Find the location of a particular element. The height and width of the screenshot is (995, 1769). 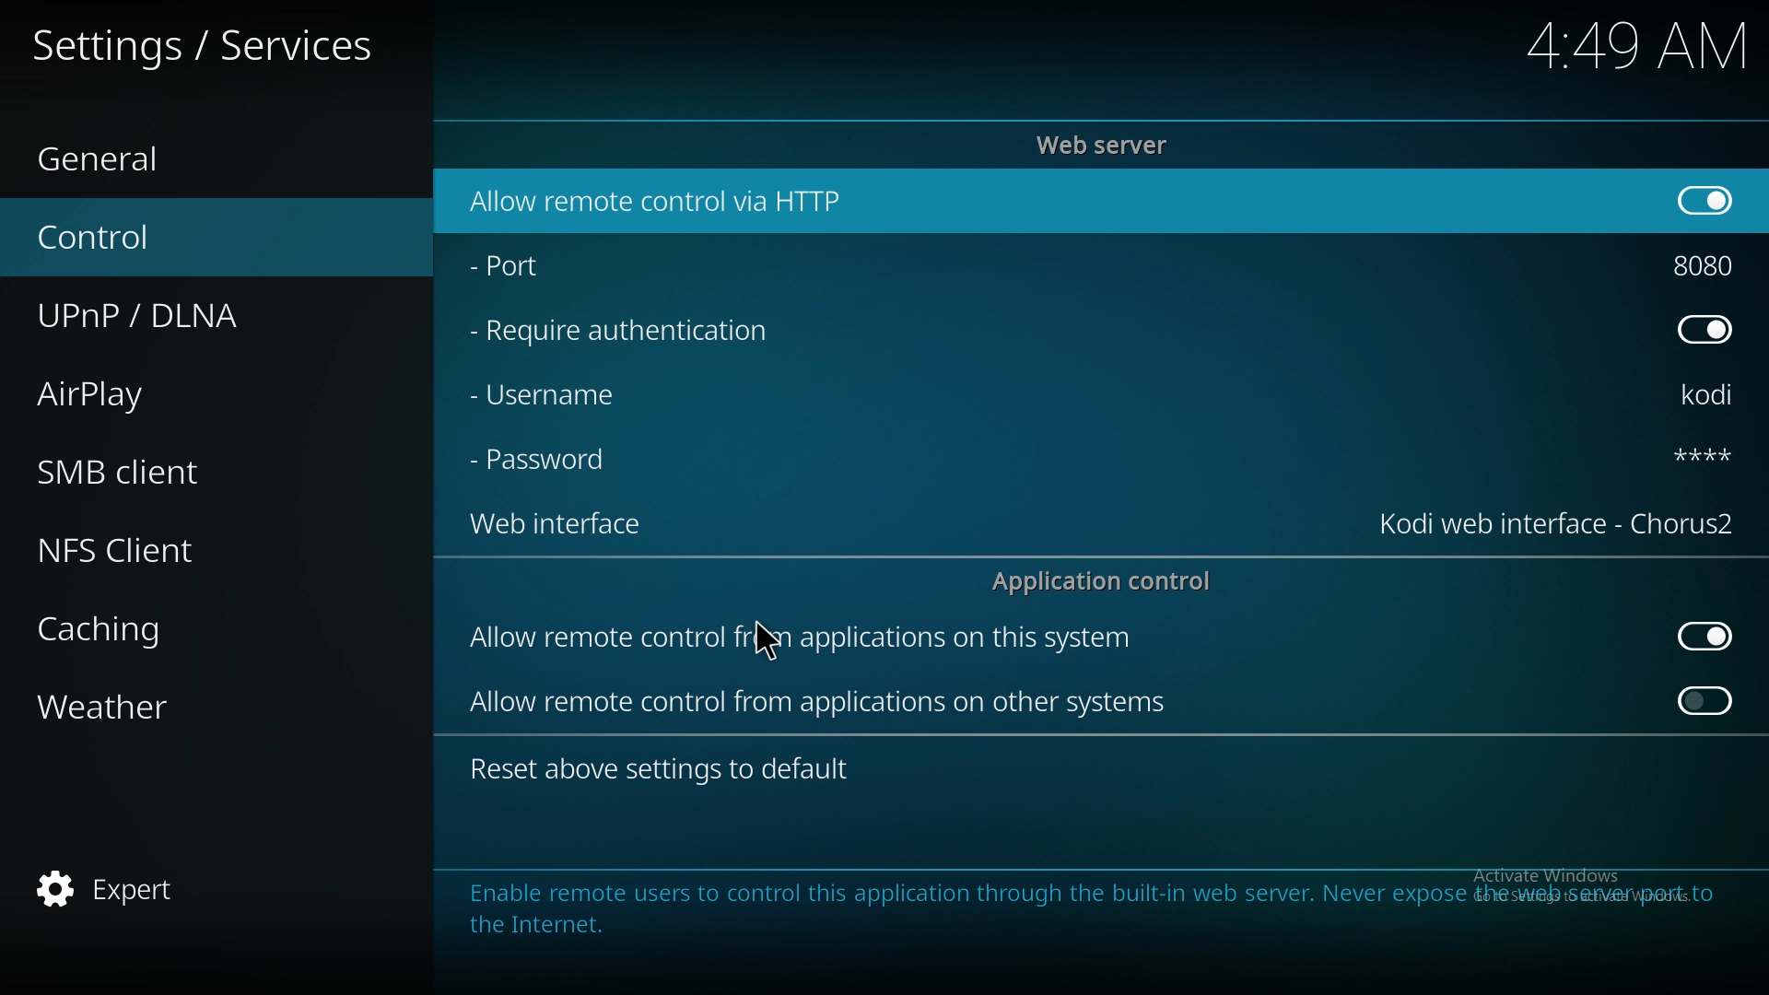

off is located at coordinates (1710, 330).